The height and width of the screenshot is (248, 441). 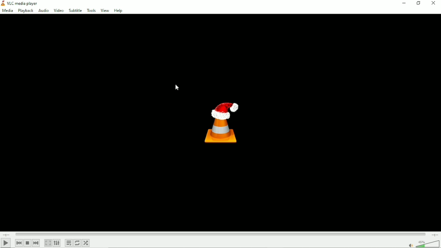 What do you see at coordinates (91, 10) in the screenshot?
I see `Tools` at bounding box center [91, 10].